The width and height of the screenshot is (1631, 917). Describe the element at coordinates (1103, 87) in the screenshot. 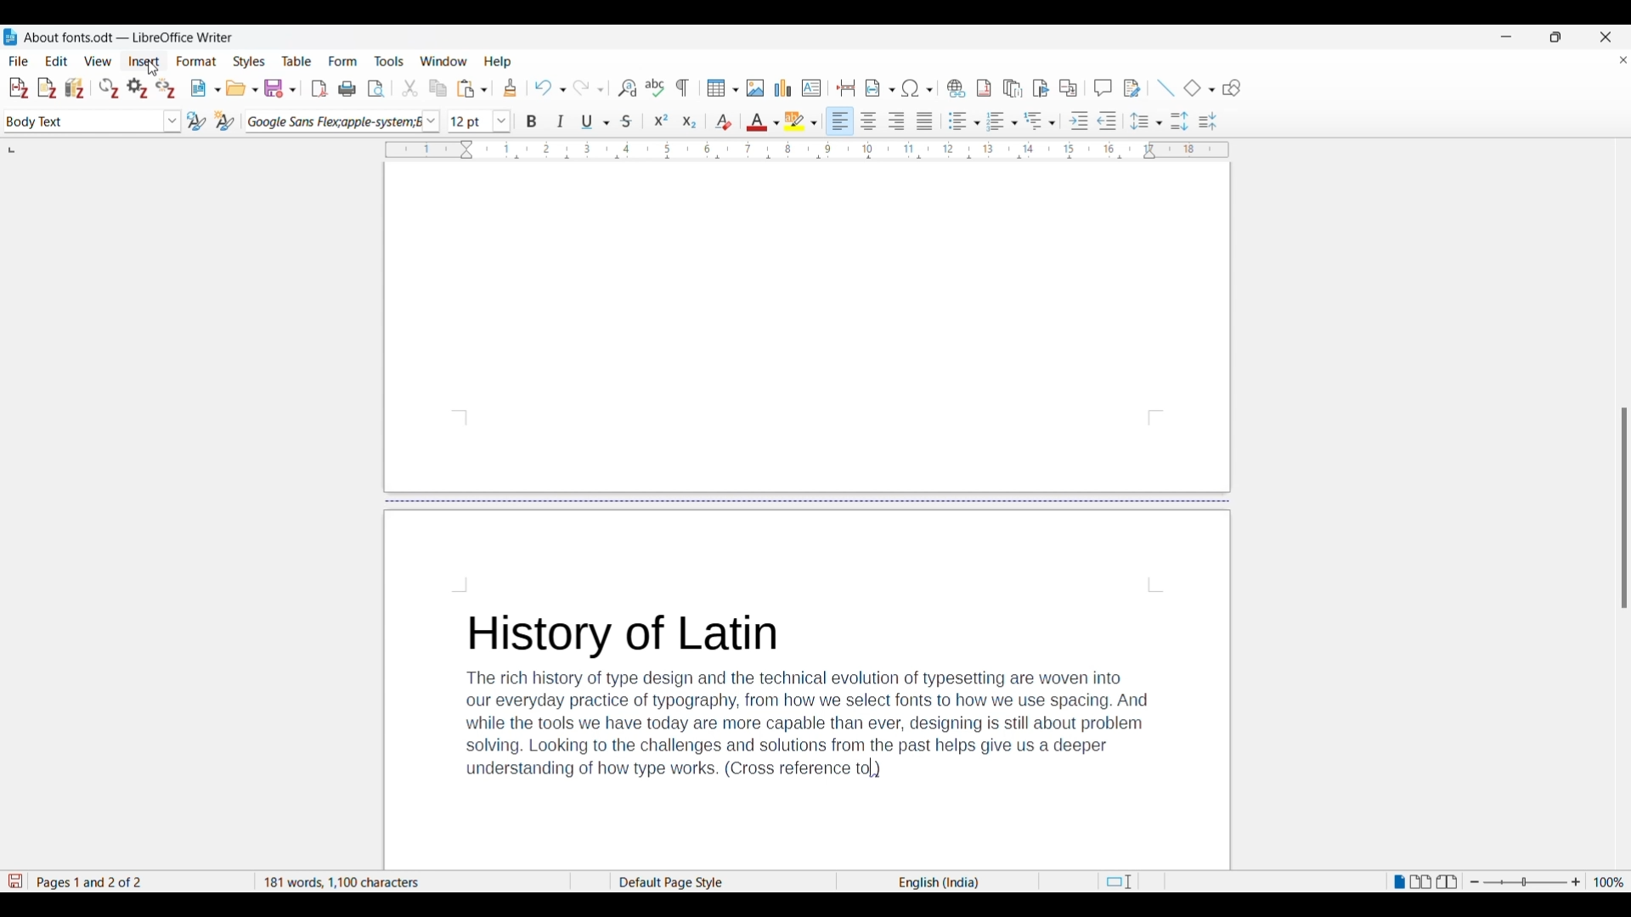

I see `Insert comment` at that location.